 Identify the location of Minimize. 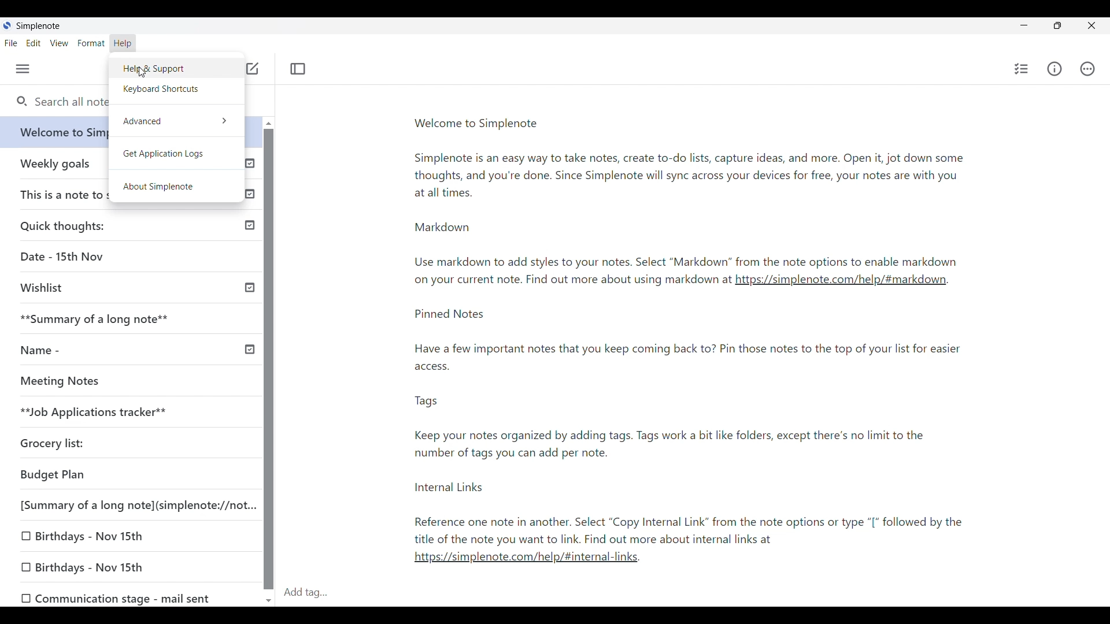
(1024, 25).